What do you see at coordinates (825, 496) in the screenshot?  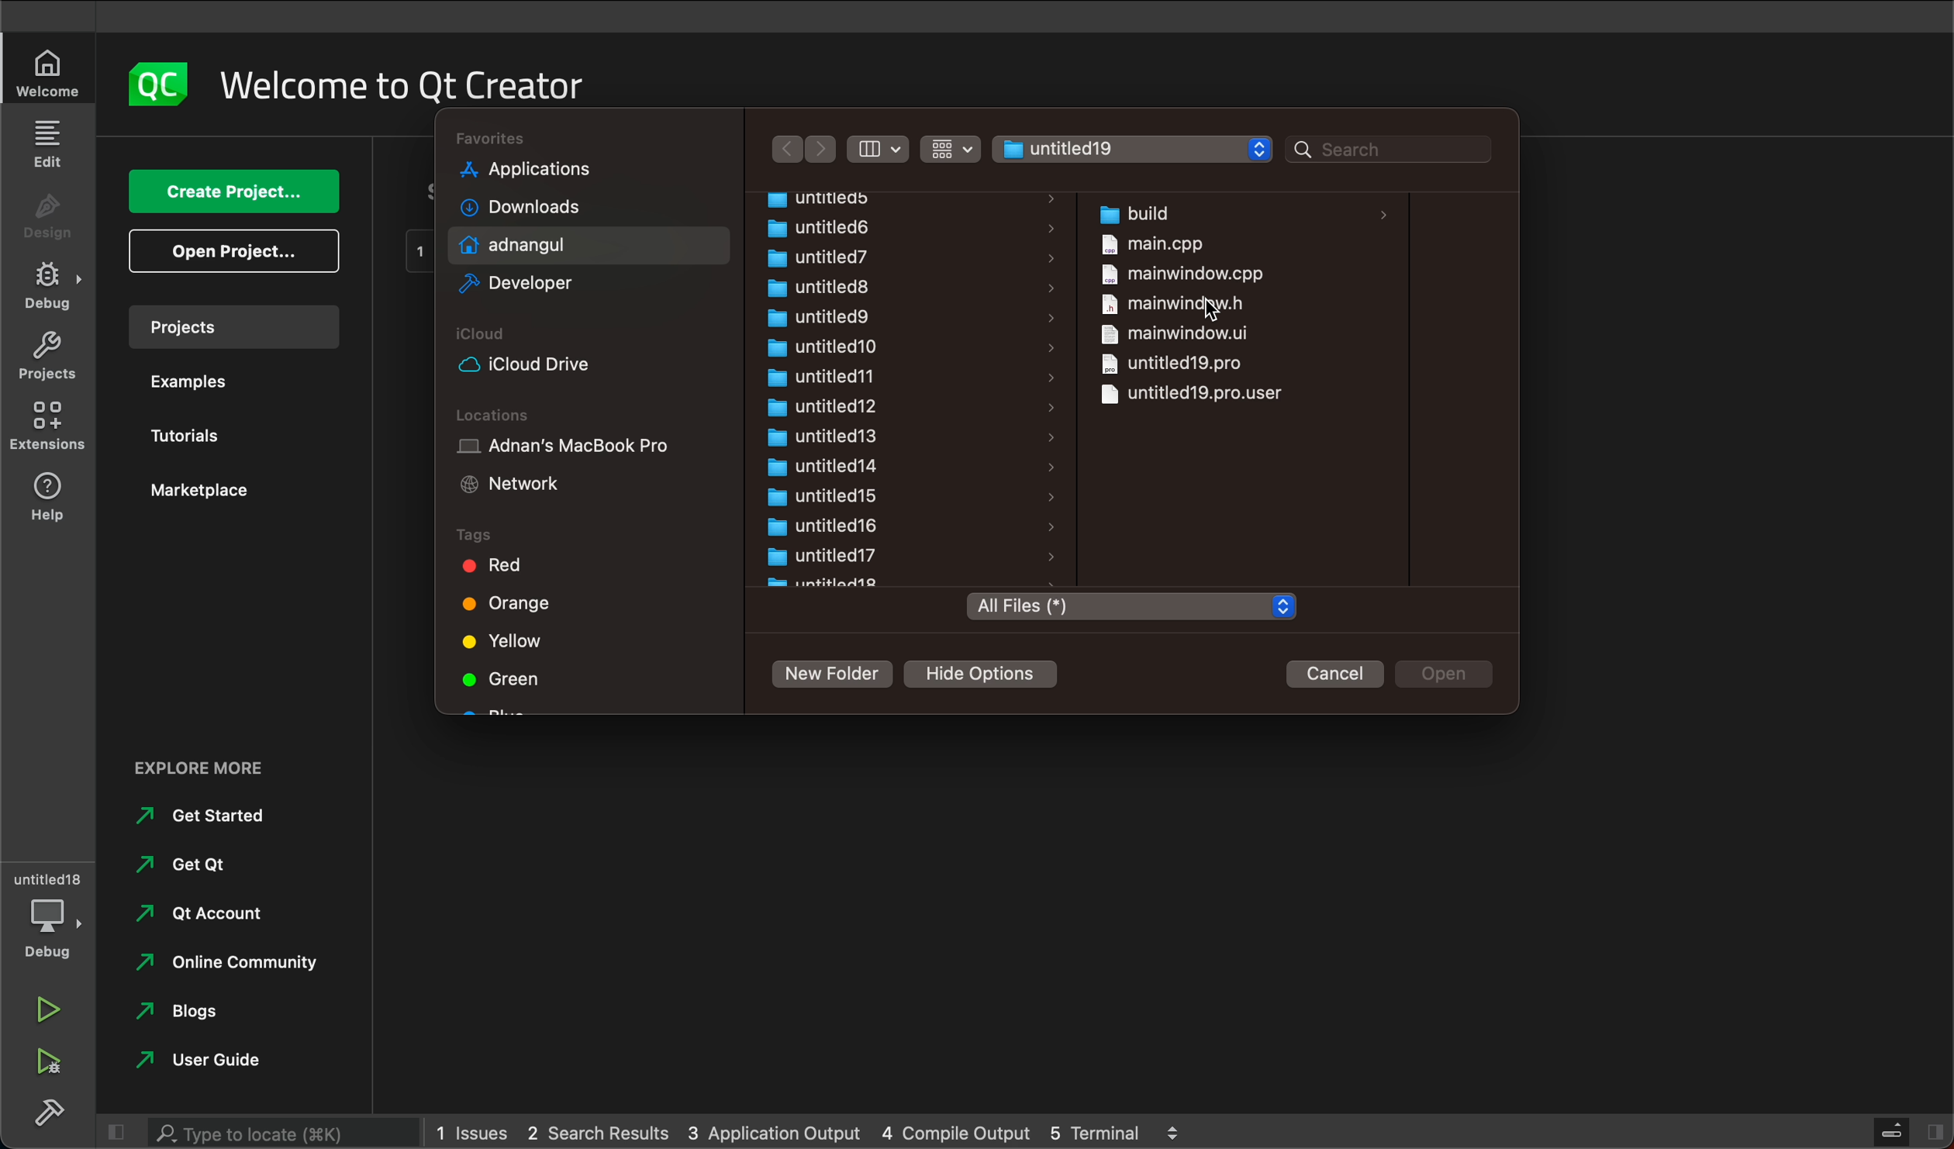 I see `untitled15` at bounding box center [825, 496].